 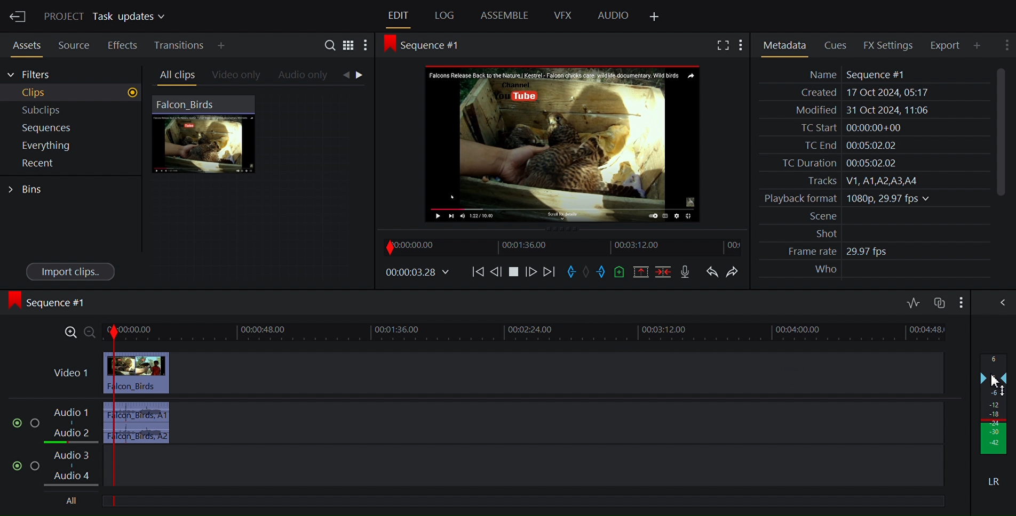 I want to click on Remove all marked sections, so click(x=640, y=272).